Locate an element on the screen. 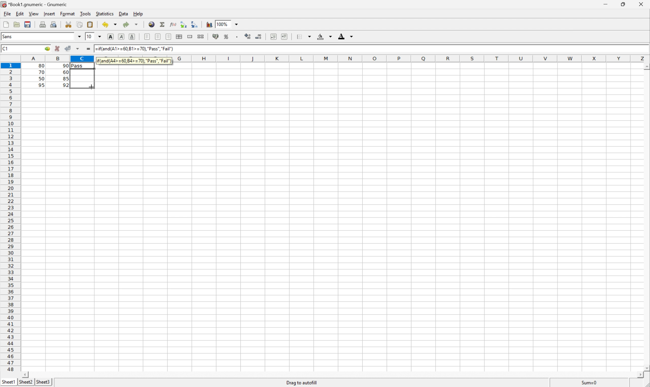  Increase indent, and align the contents to the left is located at coordinates (274, 36).